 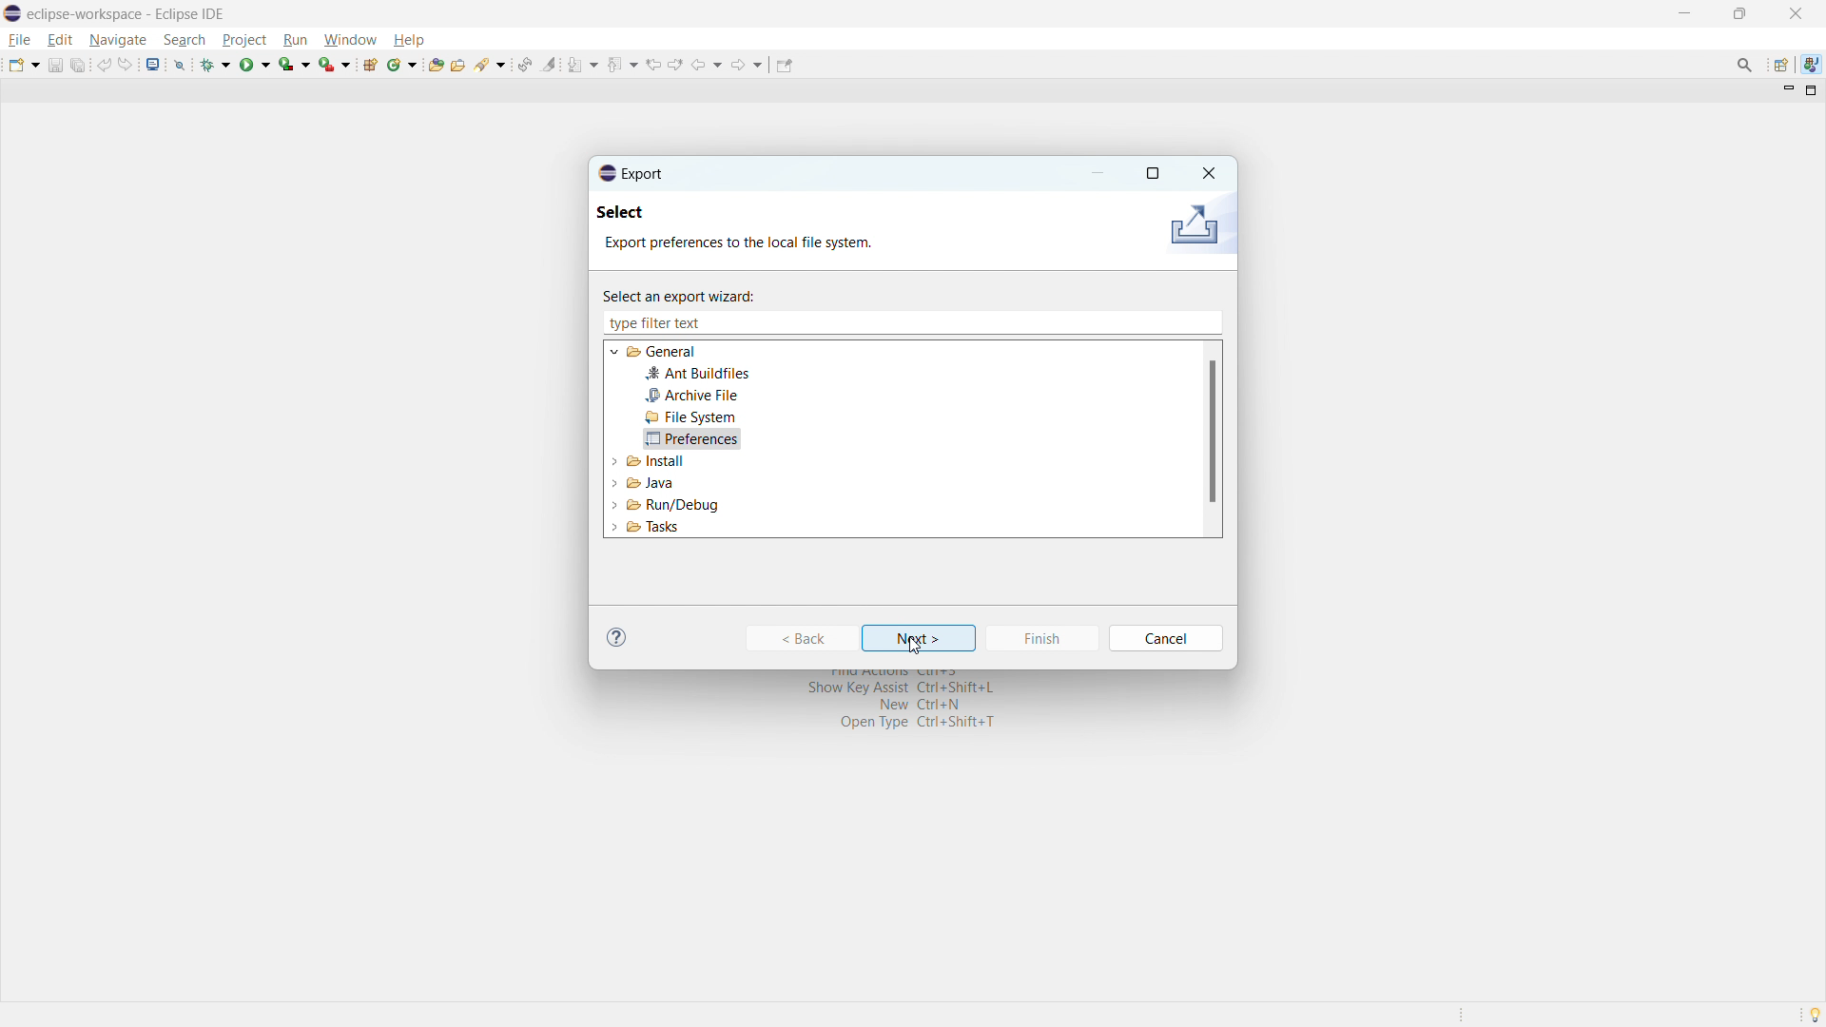 I want to click on new, so click(x=24, y=65).